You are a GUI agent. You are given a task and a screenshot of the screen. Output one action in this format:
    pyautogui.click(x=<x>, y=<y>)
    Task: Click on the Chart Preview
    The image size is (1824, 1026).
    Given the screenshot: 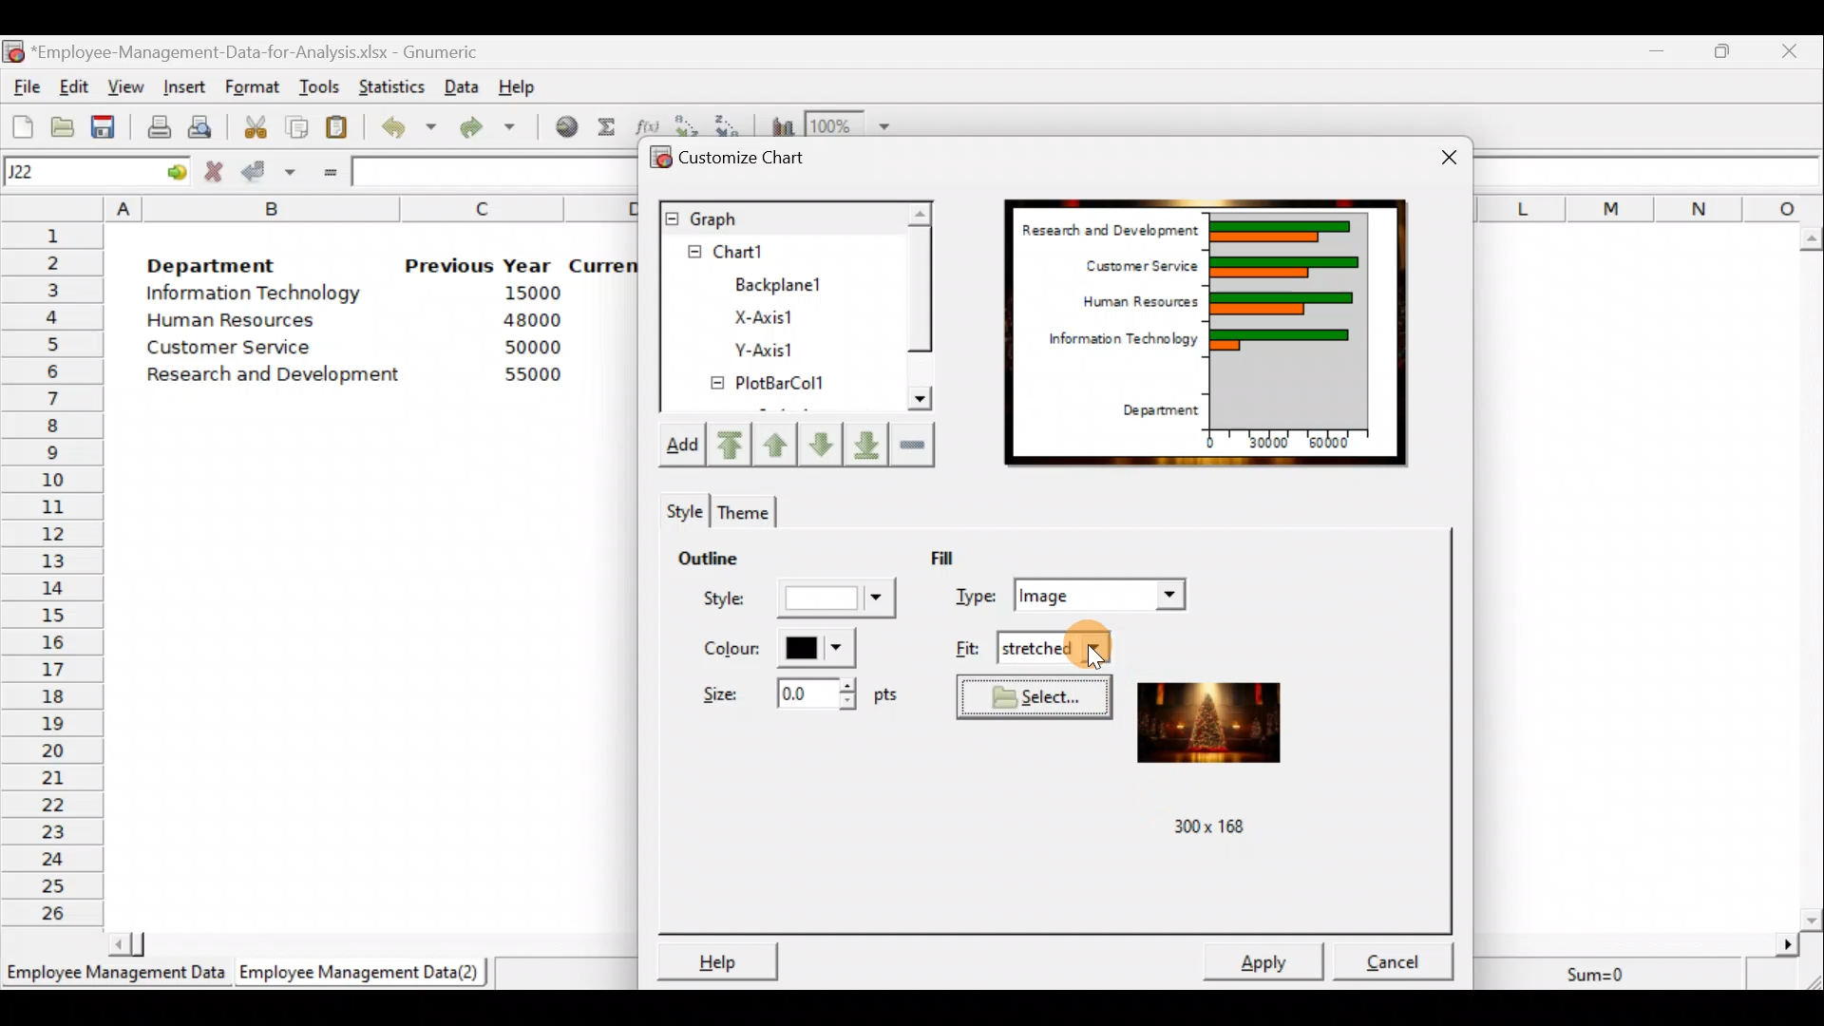 What is the action you would take?
    pyautogui.click(x=1290, y=319)
    